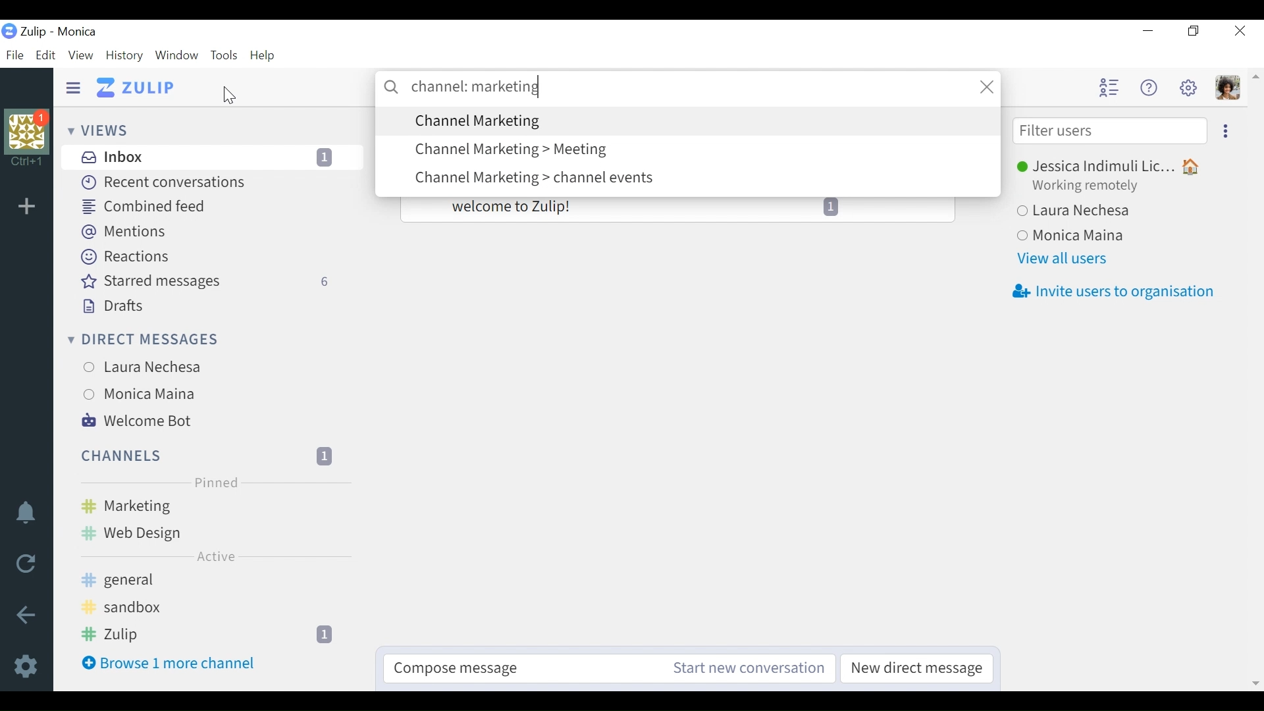 This screenshot has width=1264, height=711. What do you see at coordinates (124, 55) in the screenshot?
I see `History` at bounding box center [124, 55].